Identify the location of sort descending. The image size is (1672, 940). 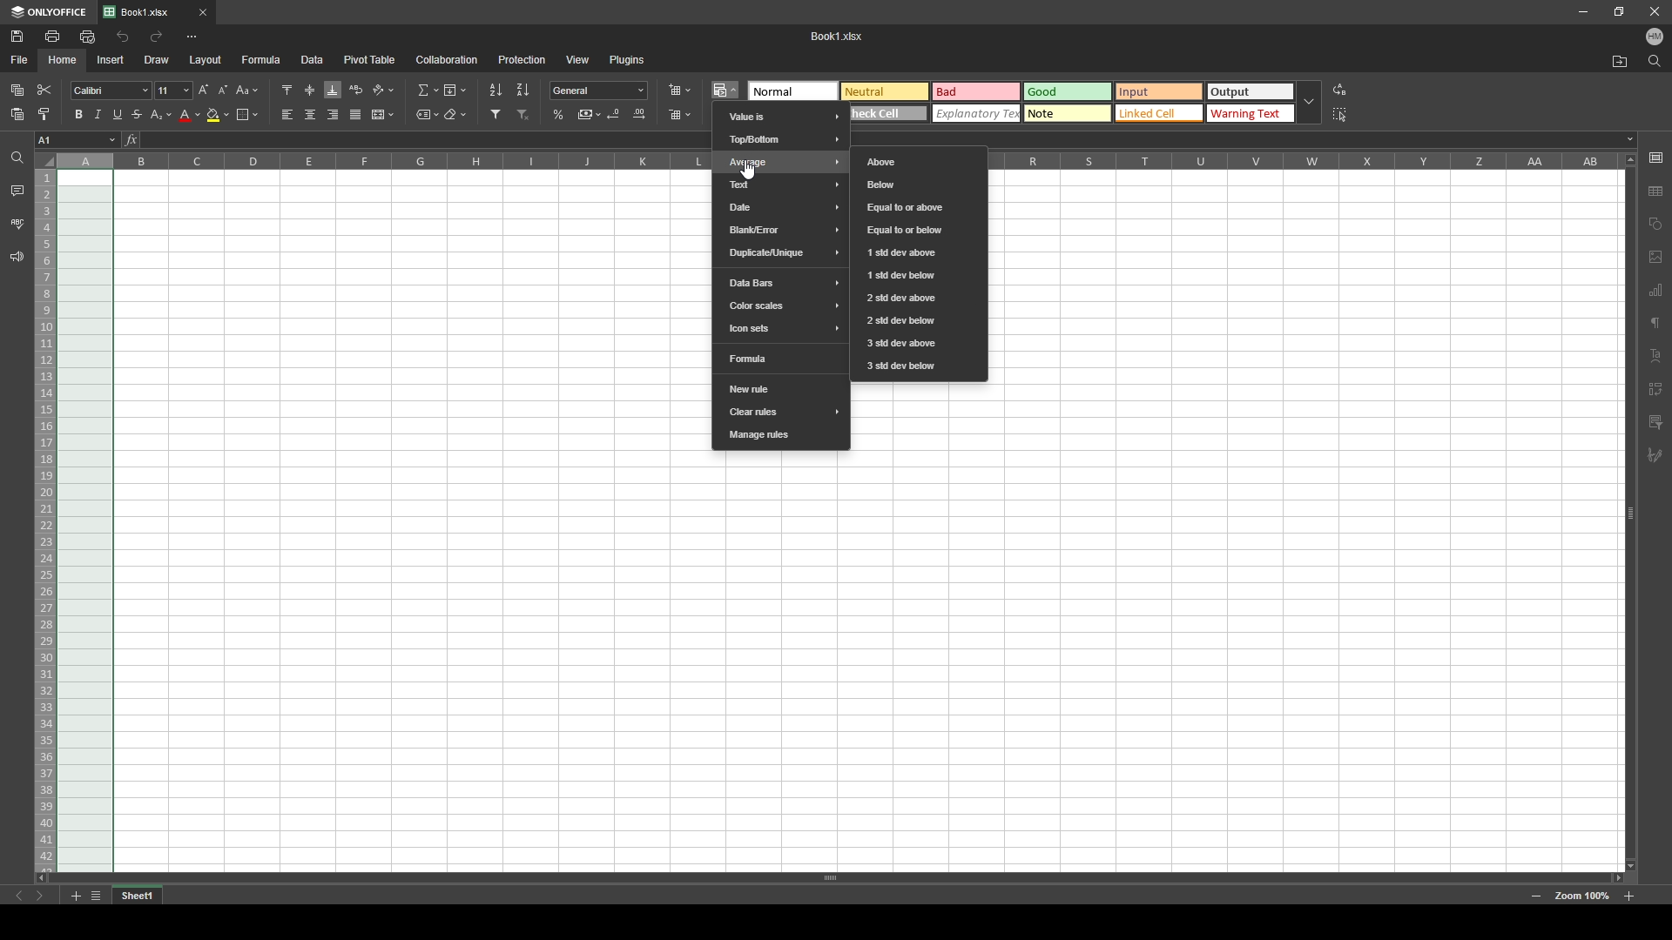
(523, 89).